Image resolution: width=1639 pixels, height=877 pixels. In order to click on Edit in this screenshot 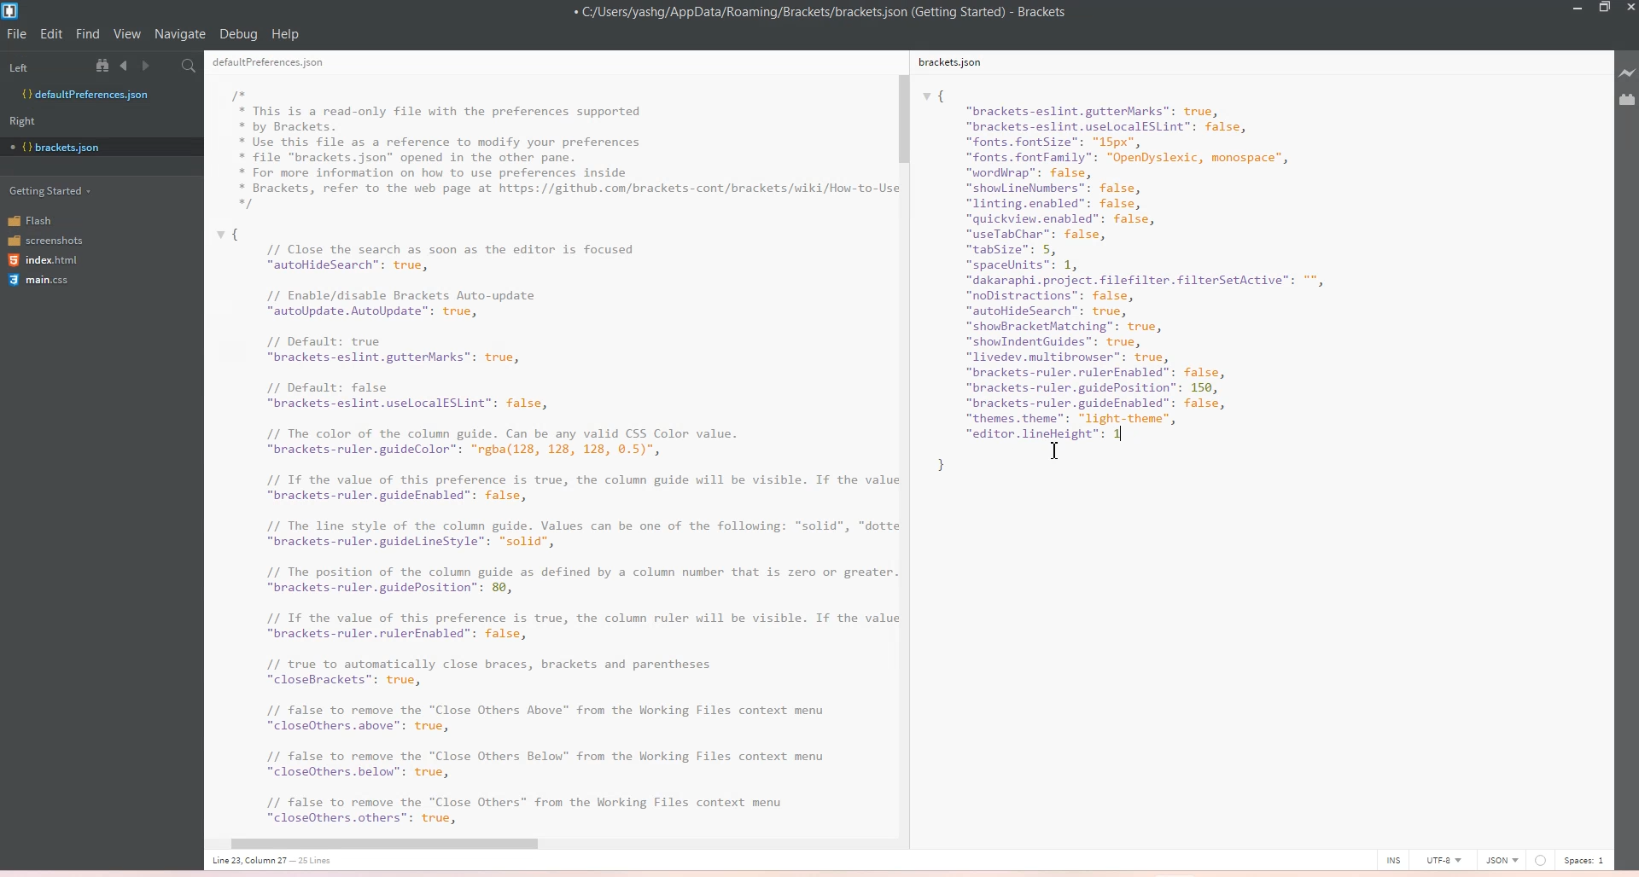, I will do `click(53, 34)`.